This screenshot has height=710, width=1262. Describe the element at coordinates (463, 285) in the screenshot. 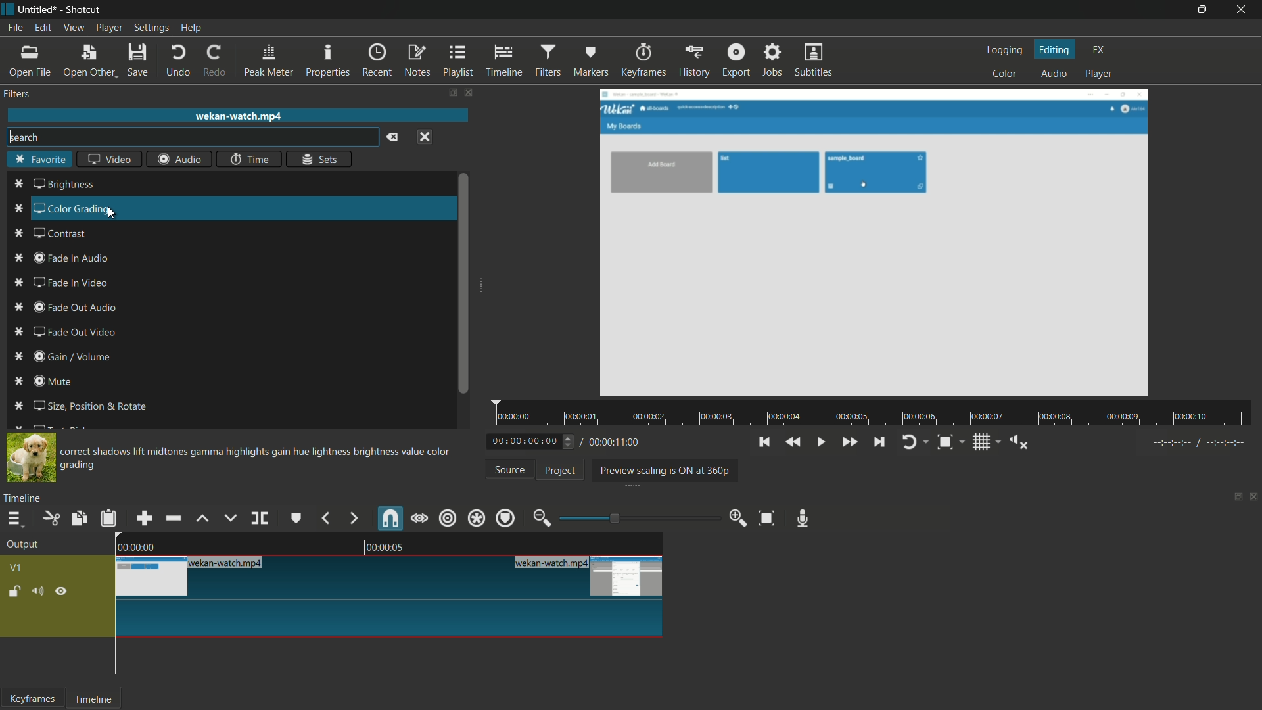

I see `scroll bar` at that location.